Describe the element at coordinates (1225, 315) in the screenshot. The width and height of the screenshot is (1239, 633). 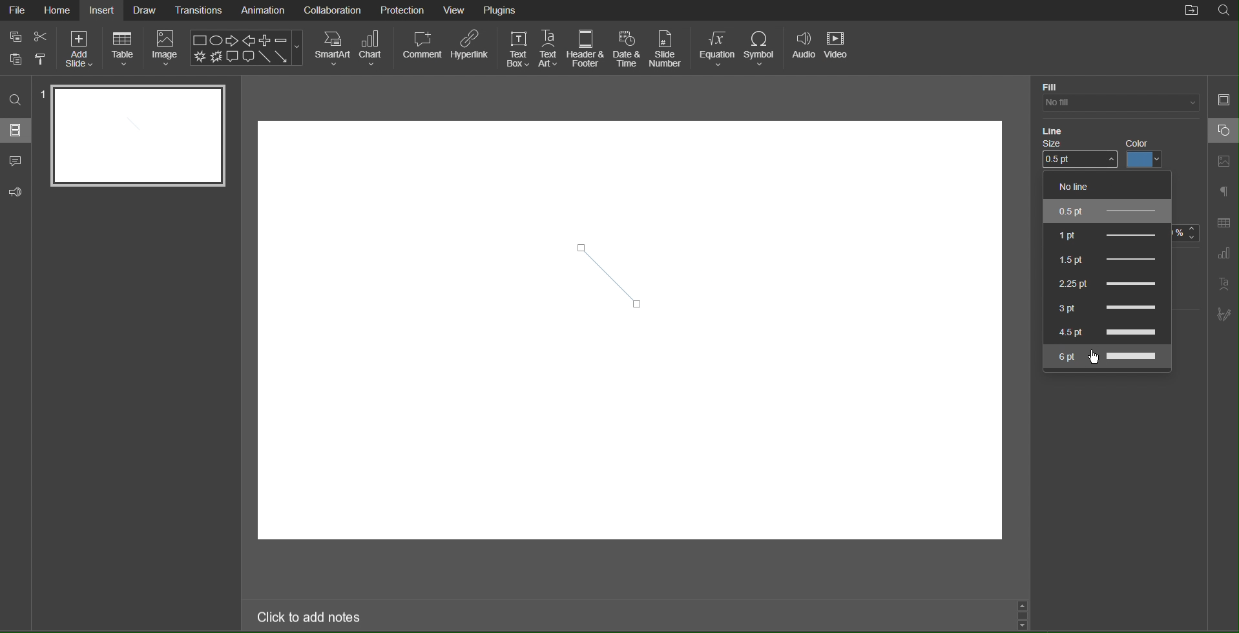
I see `Signature` at that location.